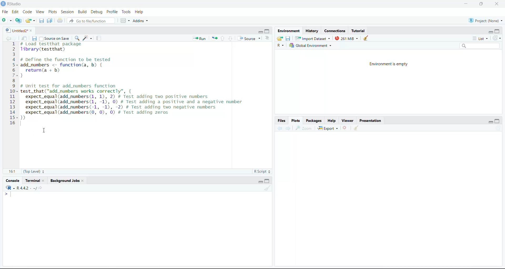 The image size is (505, 269). I want to click on minimize, so click(490, 32).